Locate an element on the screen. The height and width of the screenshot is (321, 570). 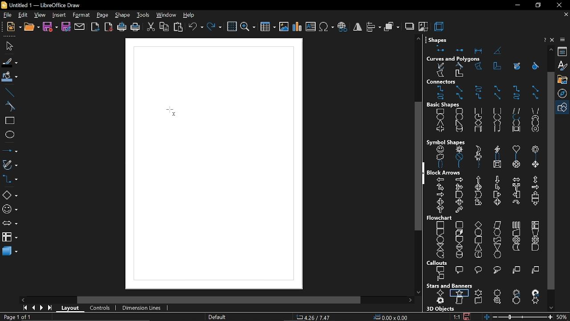
shapes is located at coordinates (438, 39).